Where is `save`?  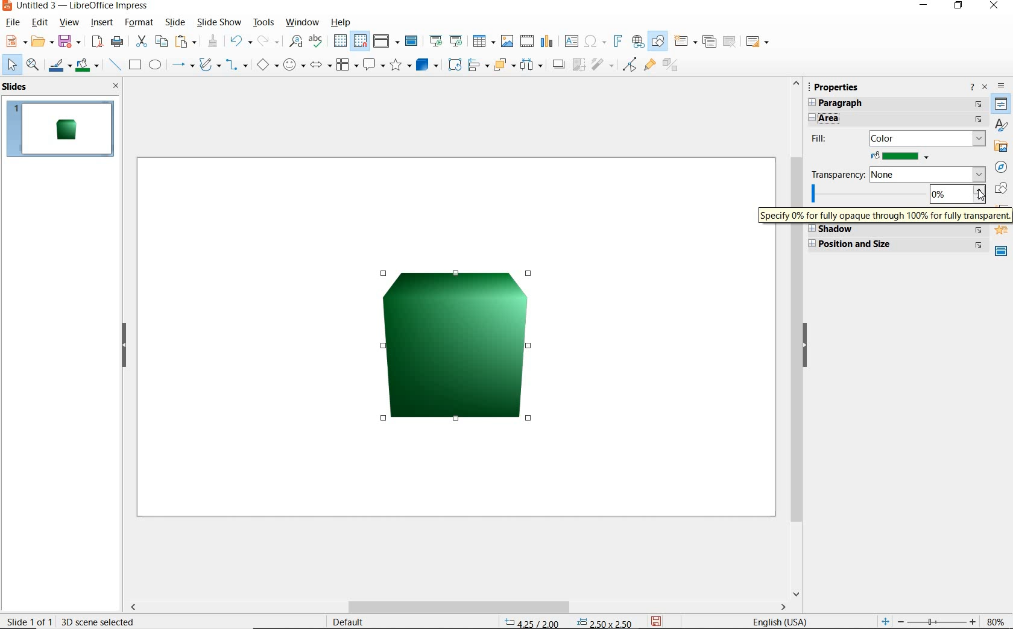
save is located at coordinates (69, 43).